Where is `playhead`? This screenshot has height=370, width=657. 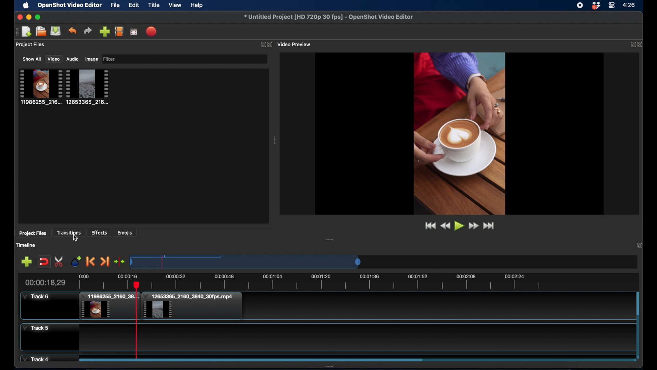 playhead is located at coordinates (137, 322).